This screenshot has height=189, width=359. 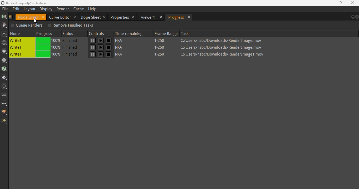 What do you see at coordinates (21, 55) in the screenshot?
I see `write 1` at bounding box center [21, 55].